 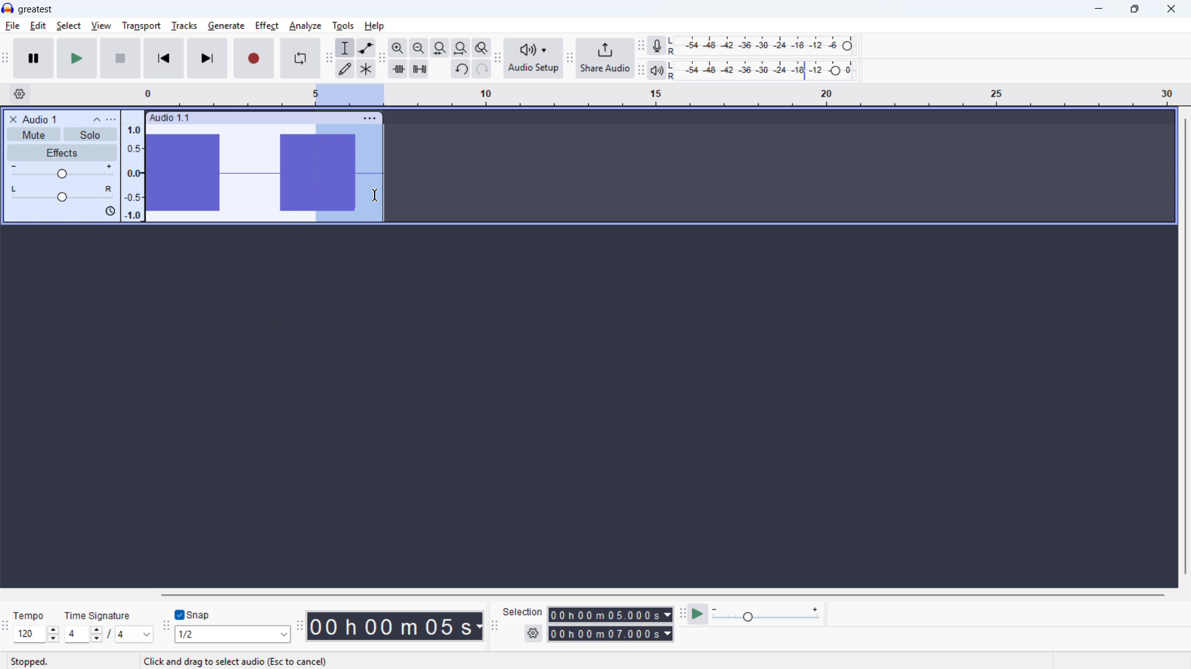 I want to click on analyse, so click(x=305, y=27).